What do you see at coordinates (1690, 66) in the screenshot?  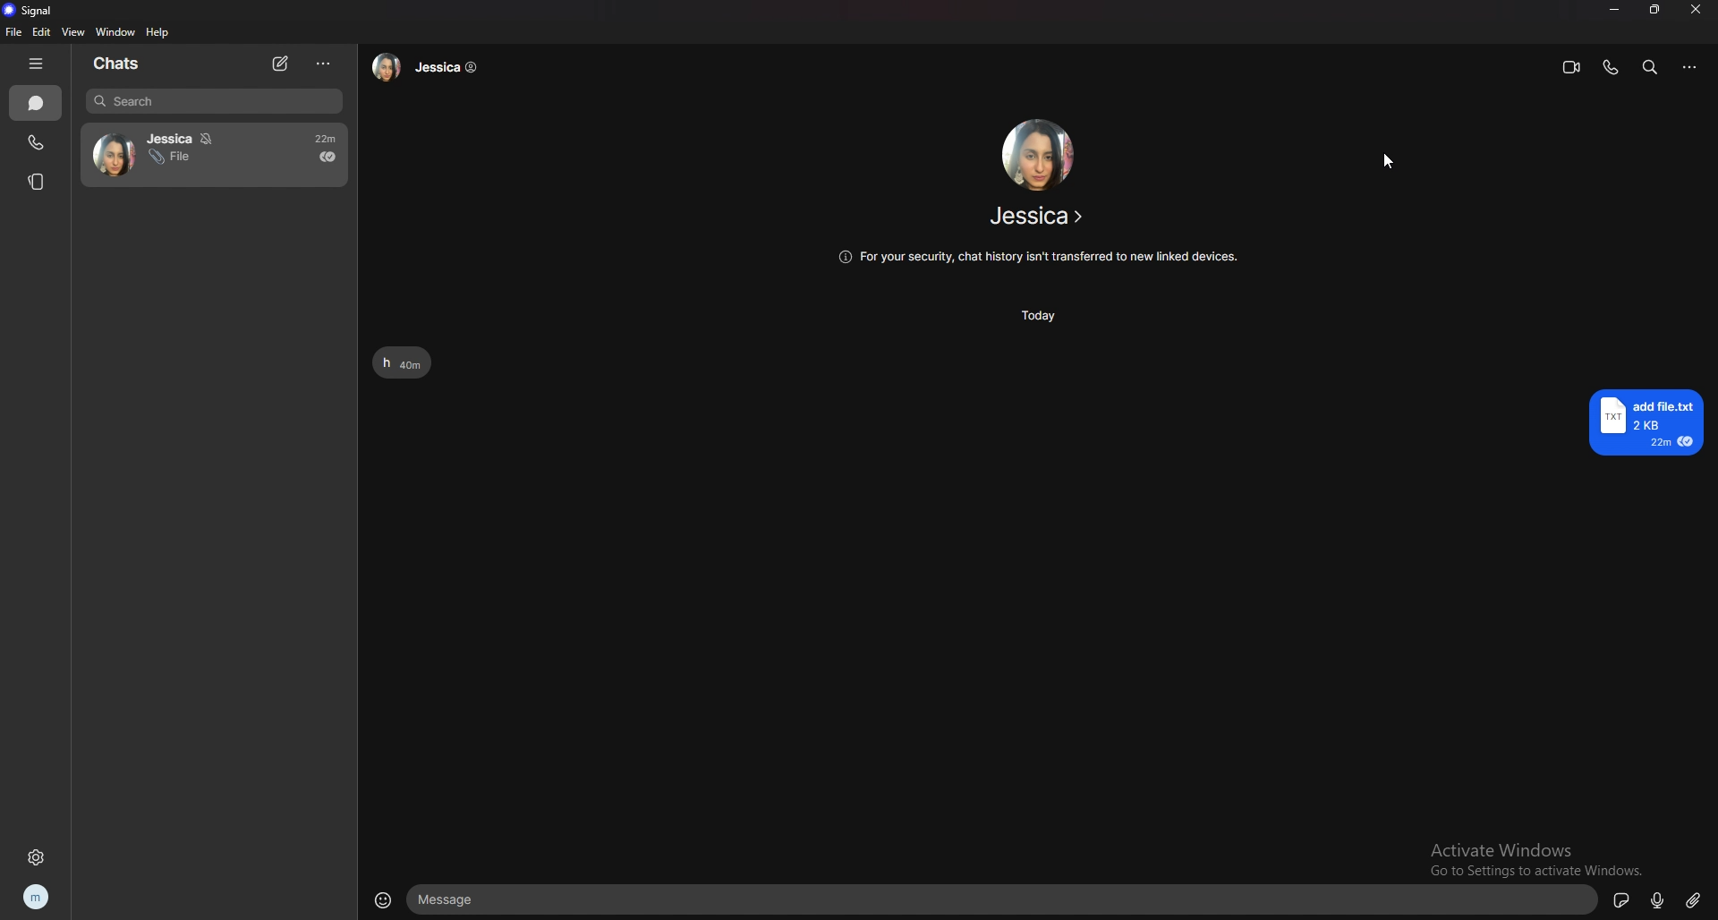 I see `options` at bounding box center [1690, 66].